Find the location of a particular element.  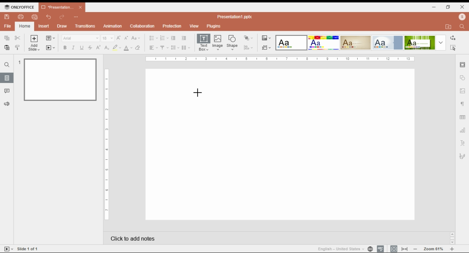

home is located at coordinates (24, 26).